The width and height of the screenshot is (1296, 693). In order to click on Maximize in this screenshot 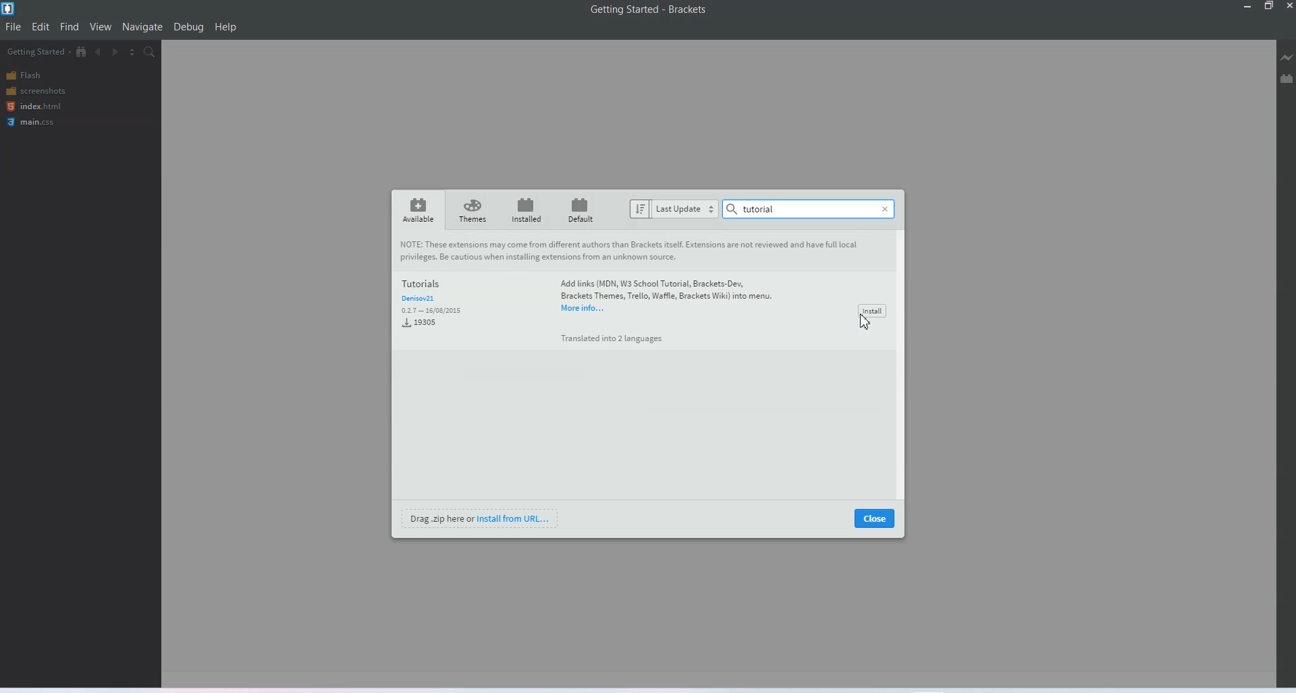, I will do `click(1270, 6)`.